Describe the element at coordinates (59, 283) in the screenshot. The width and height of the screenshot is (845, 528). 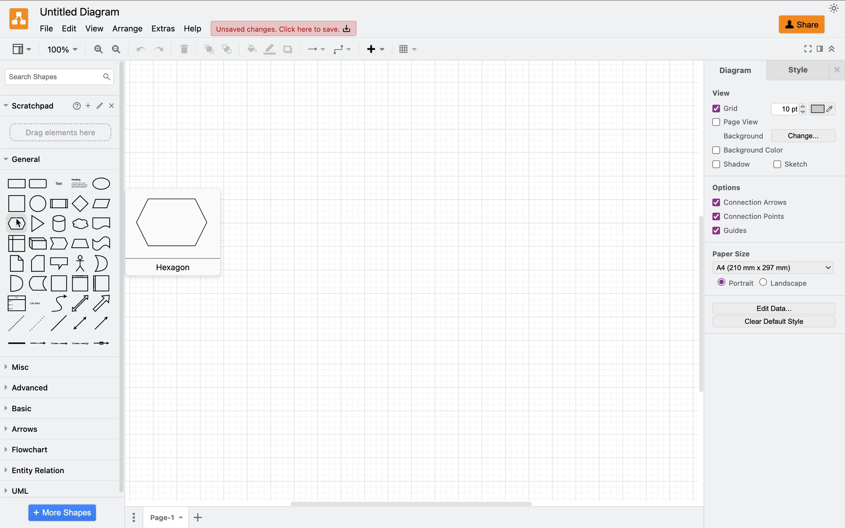
I see `container` at that location.